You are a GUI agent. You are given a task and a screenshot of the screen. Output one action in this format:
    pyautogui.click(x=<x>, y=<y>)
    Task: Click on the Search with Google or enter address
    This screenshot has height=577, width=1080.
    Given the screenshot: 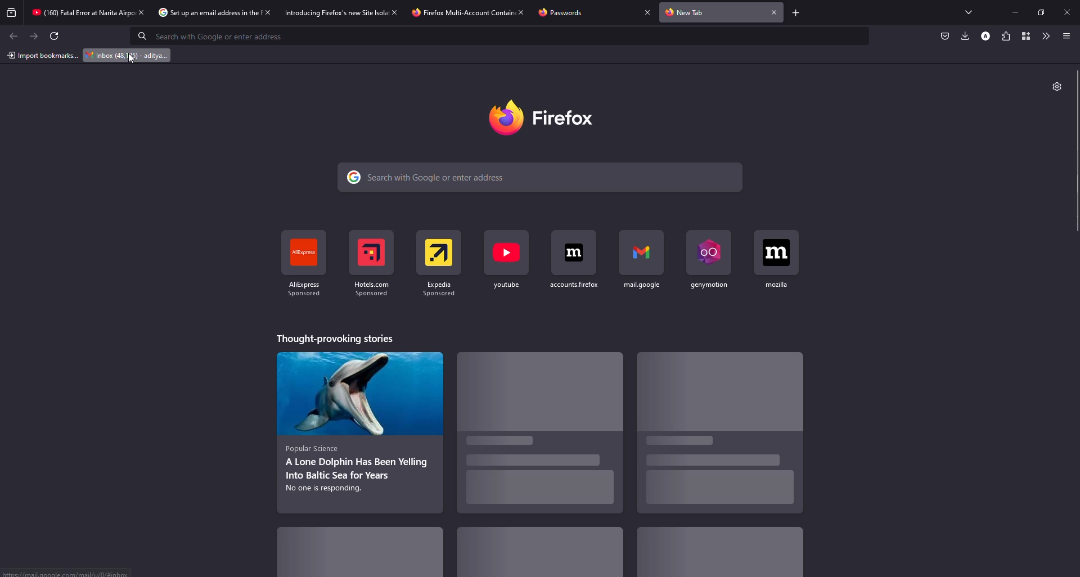 What is the action you would take?
    pyautogui.click(x=436, y=177)
    